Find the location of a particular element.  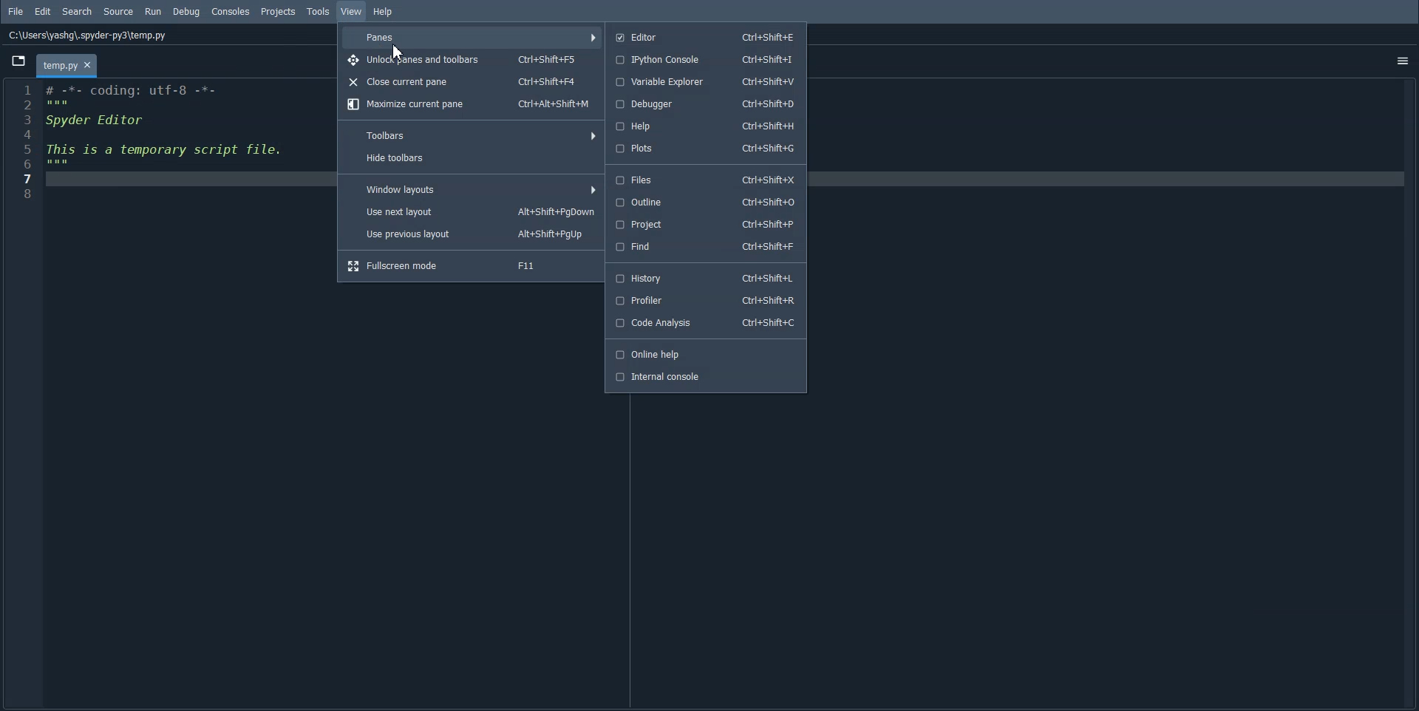

Help is located at coordinates (384, 11).